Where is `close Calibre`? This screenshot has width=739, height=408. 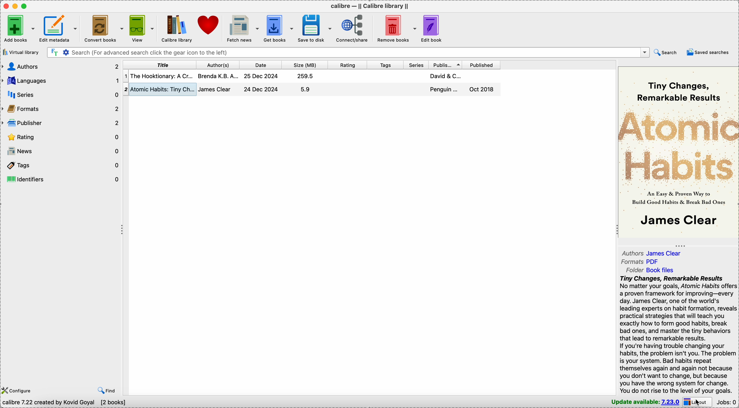 close Calibre is located at coordinates (5, 5).